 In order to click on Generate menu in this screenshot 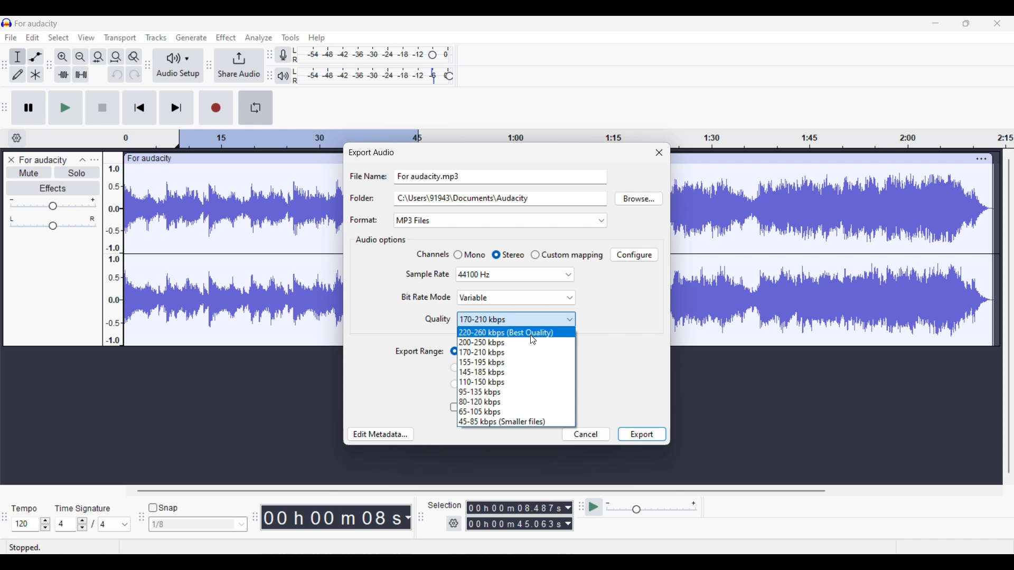, I will do `click(191, 37)`.